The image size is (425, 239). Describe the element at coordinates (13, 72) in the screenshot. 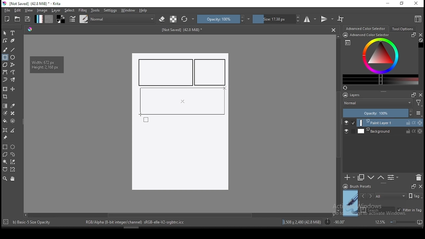

I see `freehand path tool` at that location.